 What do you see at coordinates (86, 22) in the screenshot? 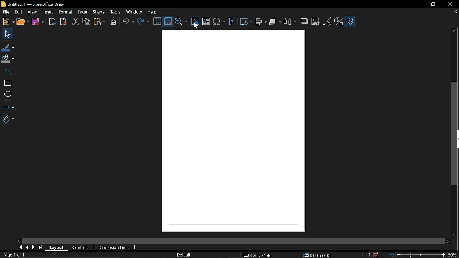
I see `Copy` at bounding box center [86, 22].